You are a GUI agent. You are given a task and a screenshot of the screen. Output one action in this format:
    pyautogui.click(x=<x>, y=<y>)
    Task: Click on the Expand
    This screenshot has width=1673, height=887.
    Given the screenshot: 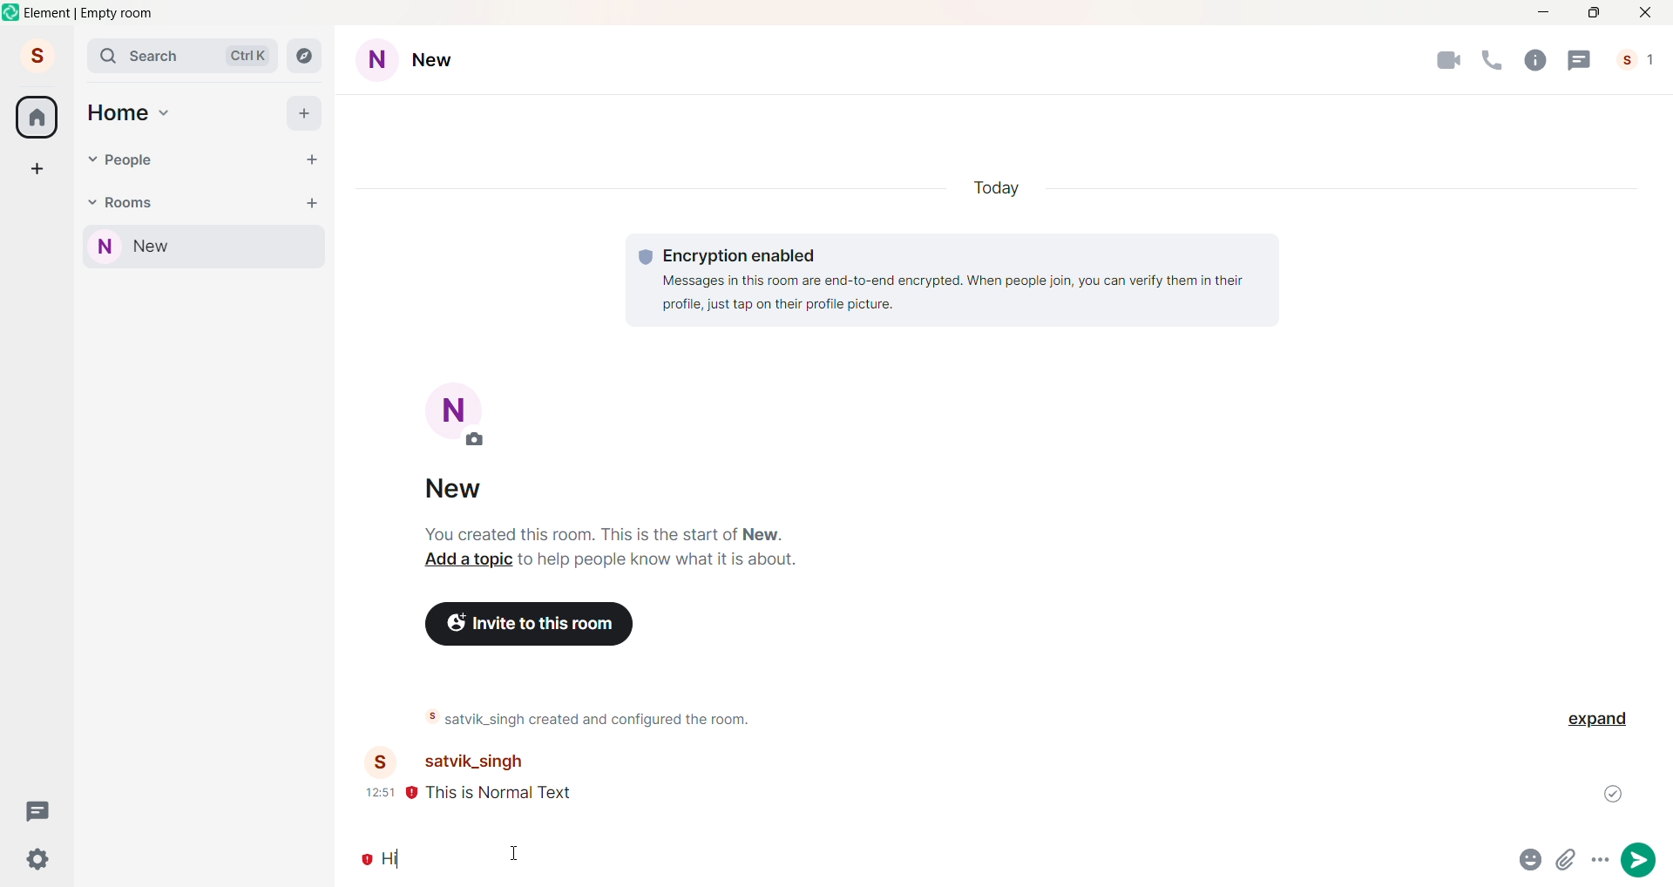 What is the action you would take?
    pyautogui.click(x=1601, y=720)
    